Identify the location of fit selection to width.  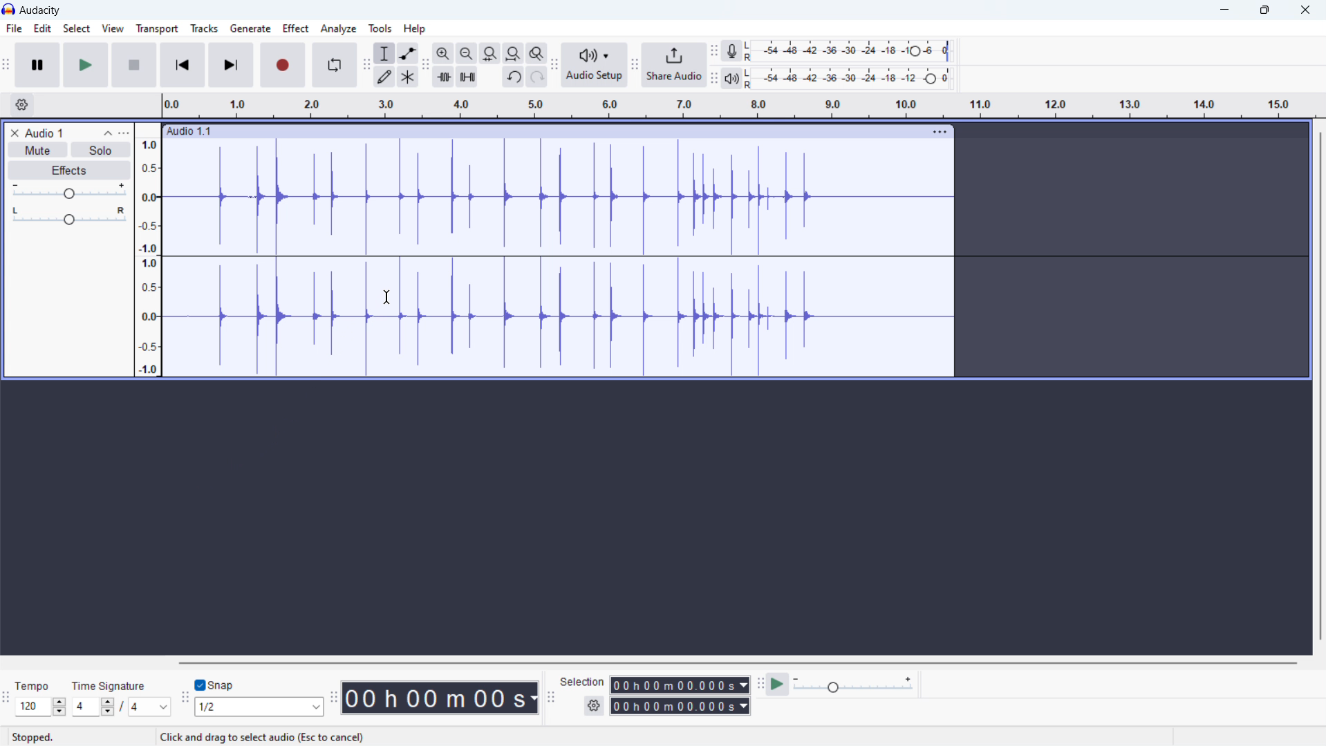
(489, 53).